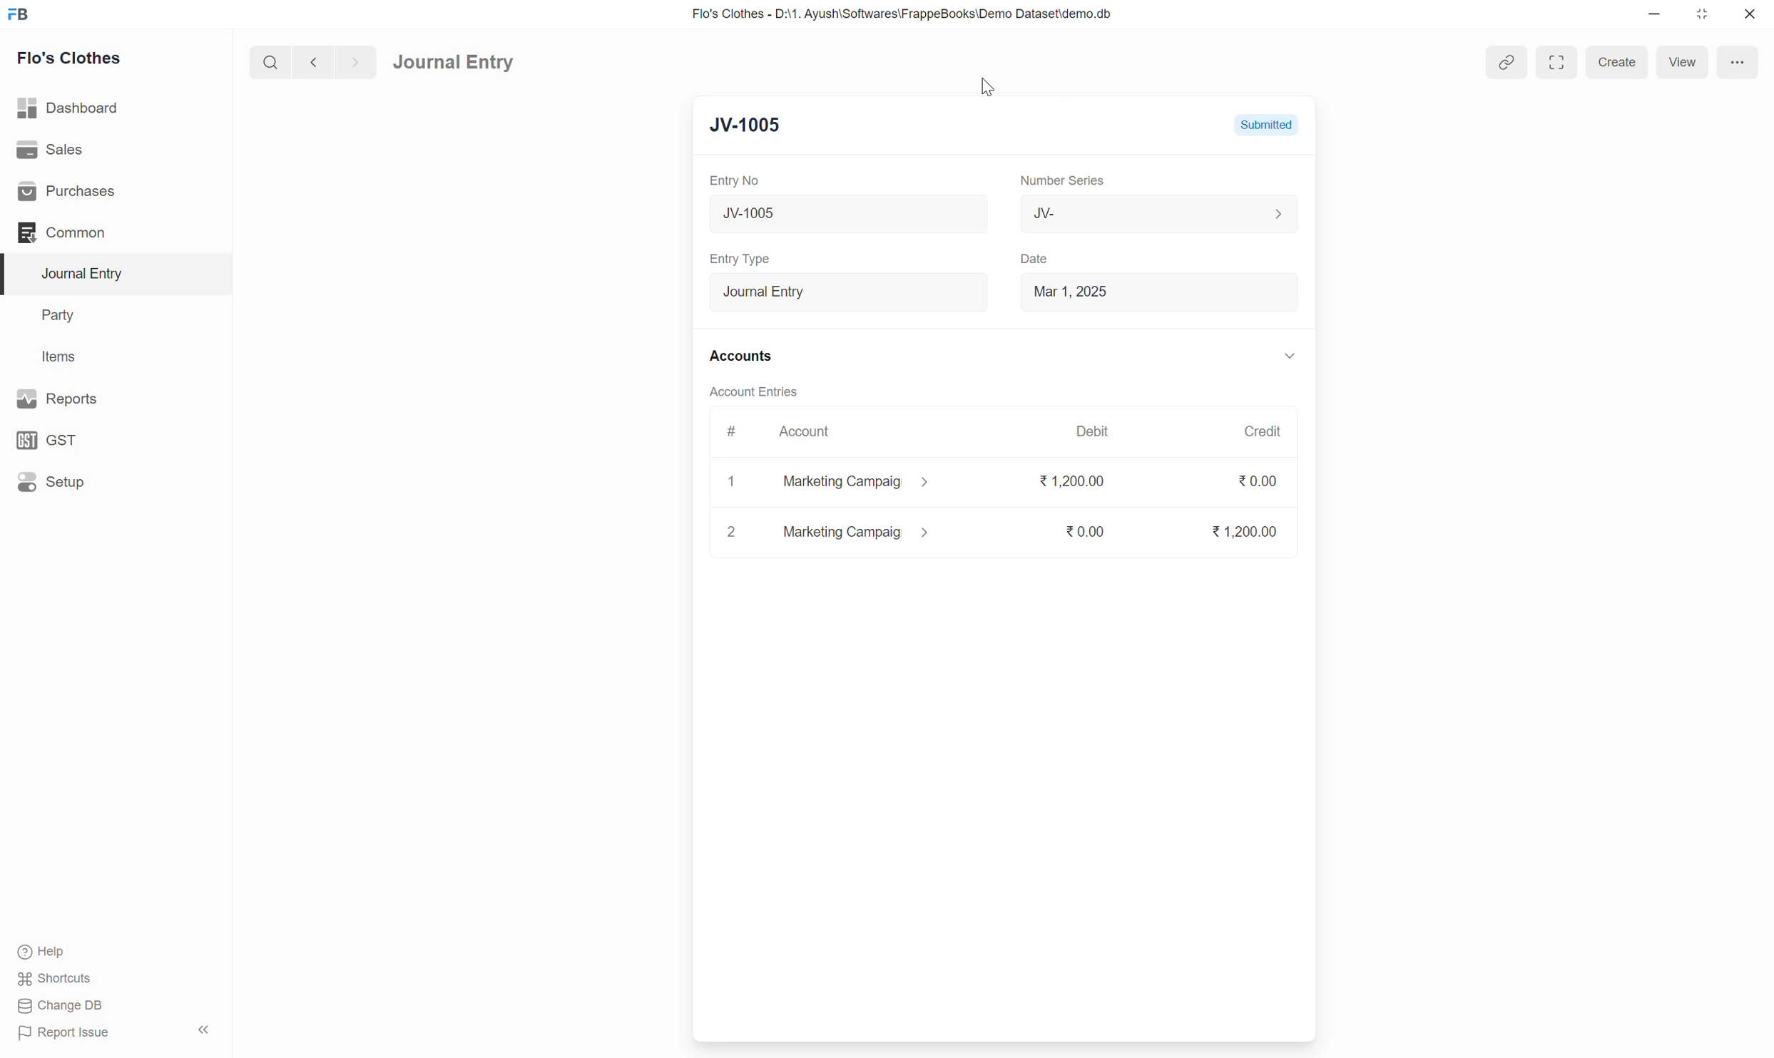  What do you see at coordinates (60, 979) in the screenshot?
I see `Shortcuts` at bounding box center [60, 979].